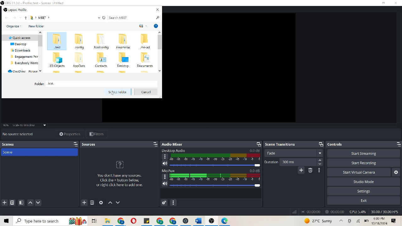 The image size is (402, 226). Describe the element at coordinates (148, 221) in the screenshot. I see `file` at that location.